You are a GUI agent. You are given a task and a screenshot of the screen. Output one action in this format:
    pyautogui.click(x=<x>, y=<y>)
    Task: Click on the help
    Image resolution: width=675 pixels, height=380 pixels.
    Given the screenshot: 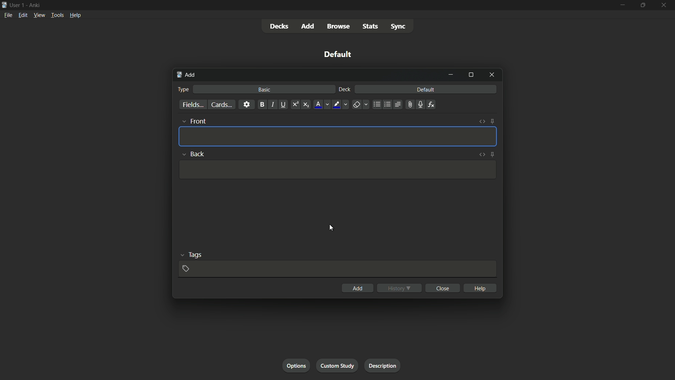 What is the action you would take?
    pyautogui.click(x=480, y=288)
    